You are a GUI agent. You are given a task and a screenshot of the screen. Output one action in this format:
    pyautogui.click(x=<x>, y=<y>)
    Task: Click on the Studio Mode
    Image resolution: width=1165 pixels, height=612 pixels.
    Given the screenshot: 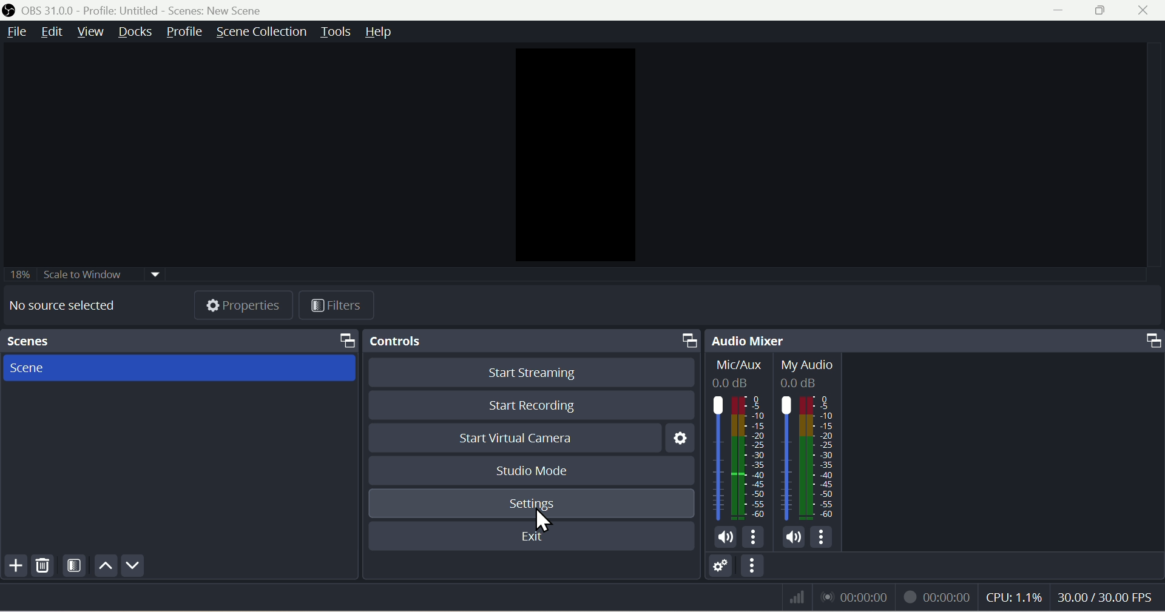 What is the action you would take?
    pyautogui.click(x=535, y=471)
    